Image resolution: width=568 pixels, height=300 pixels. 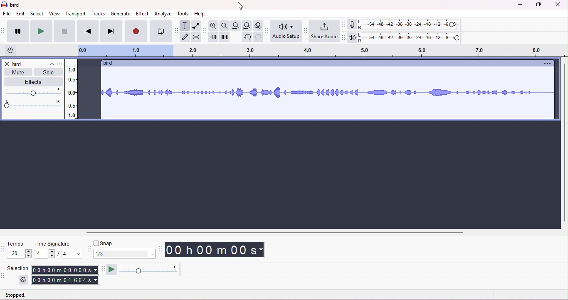 What do you see at coordinates (4, 31) in the screenshot?
I see `transport tool` at bounding box center [4, 31].